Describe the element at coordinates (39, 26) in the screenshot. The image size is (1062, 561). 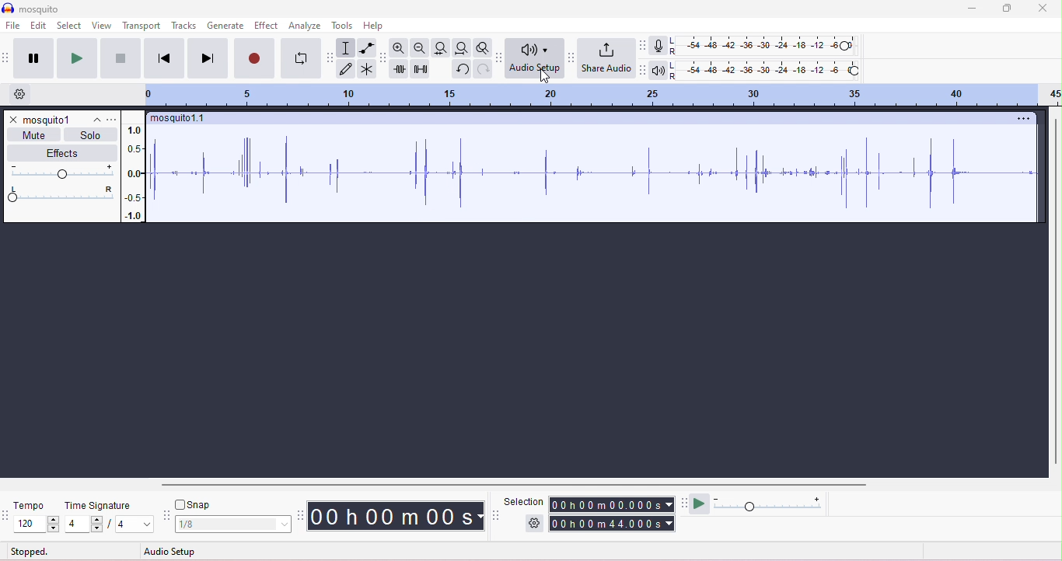
I see `edit` at that location.